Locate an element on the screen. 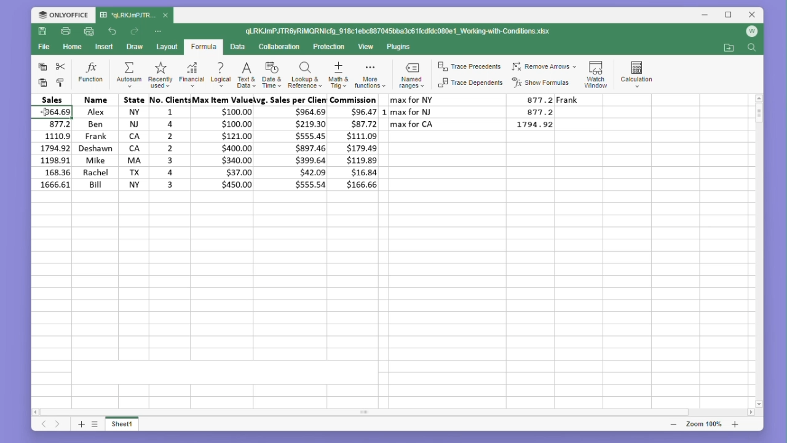 Image resolution: width=787 pixels, height=443 pixels. Formula is located at coordinates (204, 47).